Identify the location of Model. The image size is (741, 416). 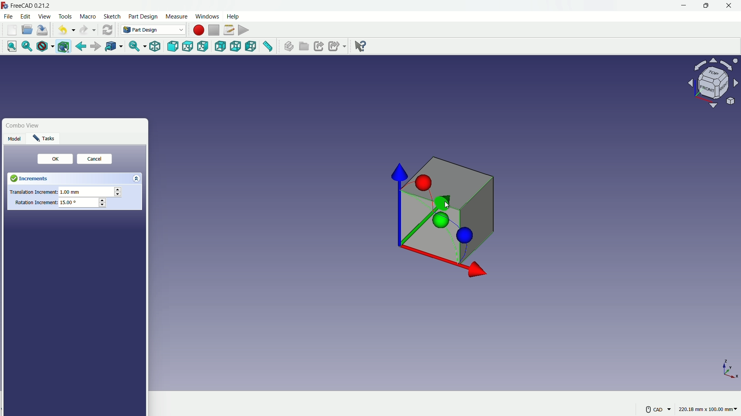
(15, 139).